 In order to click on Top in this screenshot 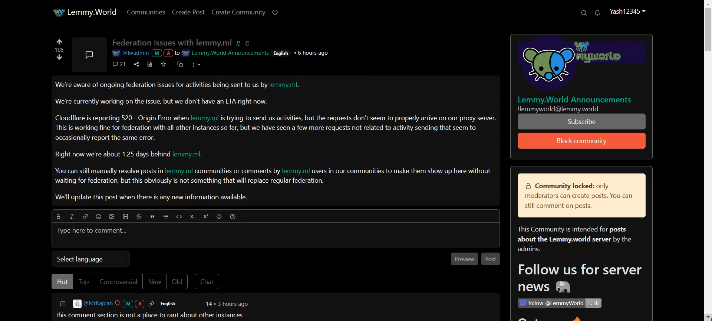, I will do `click(83, 281)`.